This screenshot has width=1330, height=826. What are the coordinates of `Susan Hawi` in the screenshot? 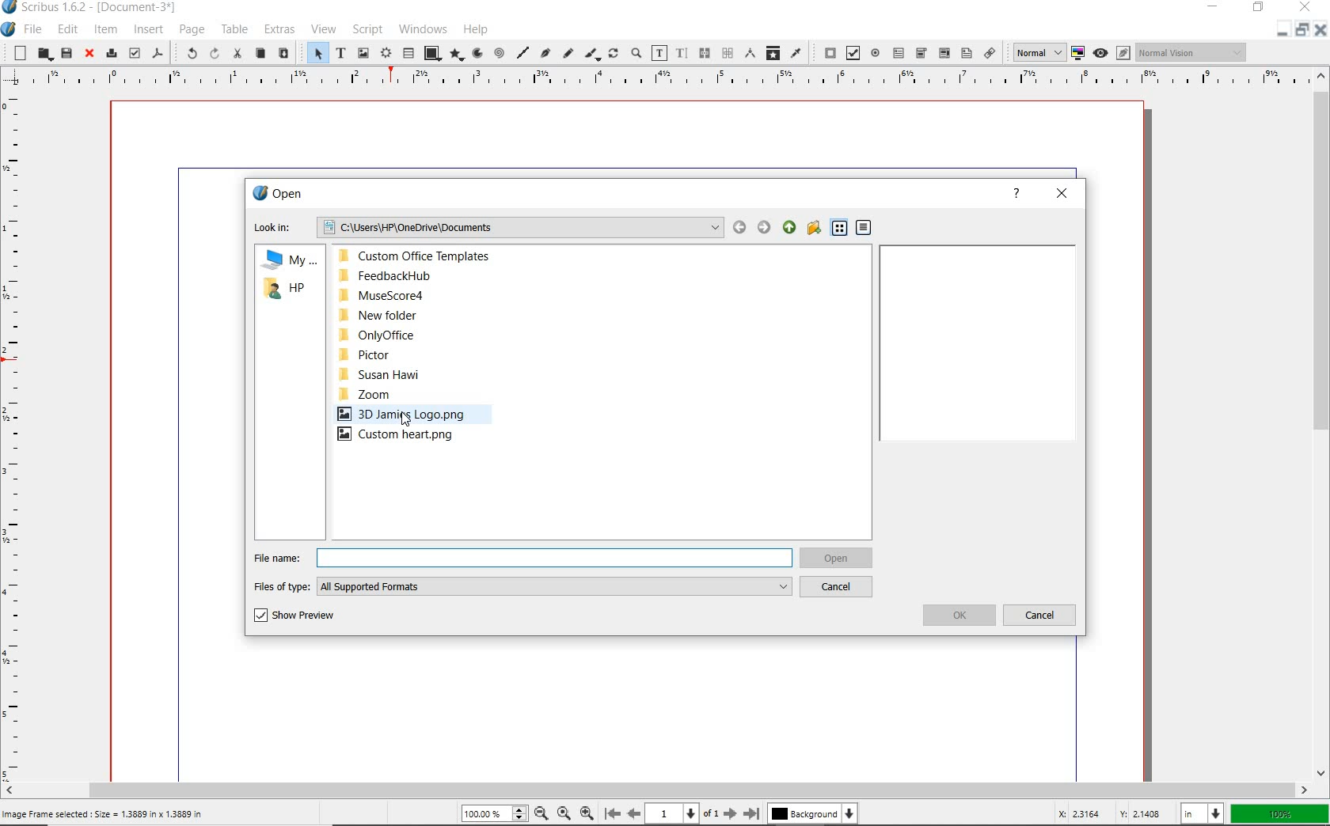 It's located at (420, 376).